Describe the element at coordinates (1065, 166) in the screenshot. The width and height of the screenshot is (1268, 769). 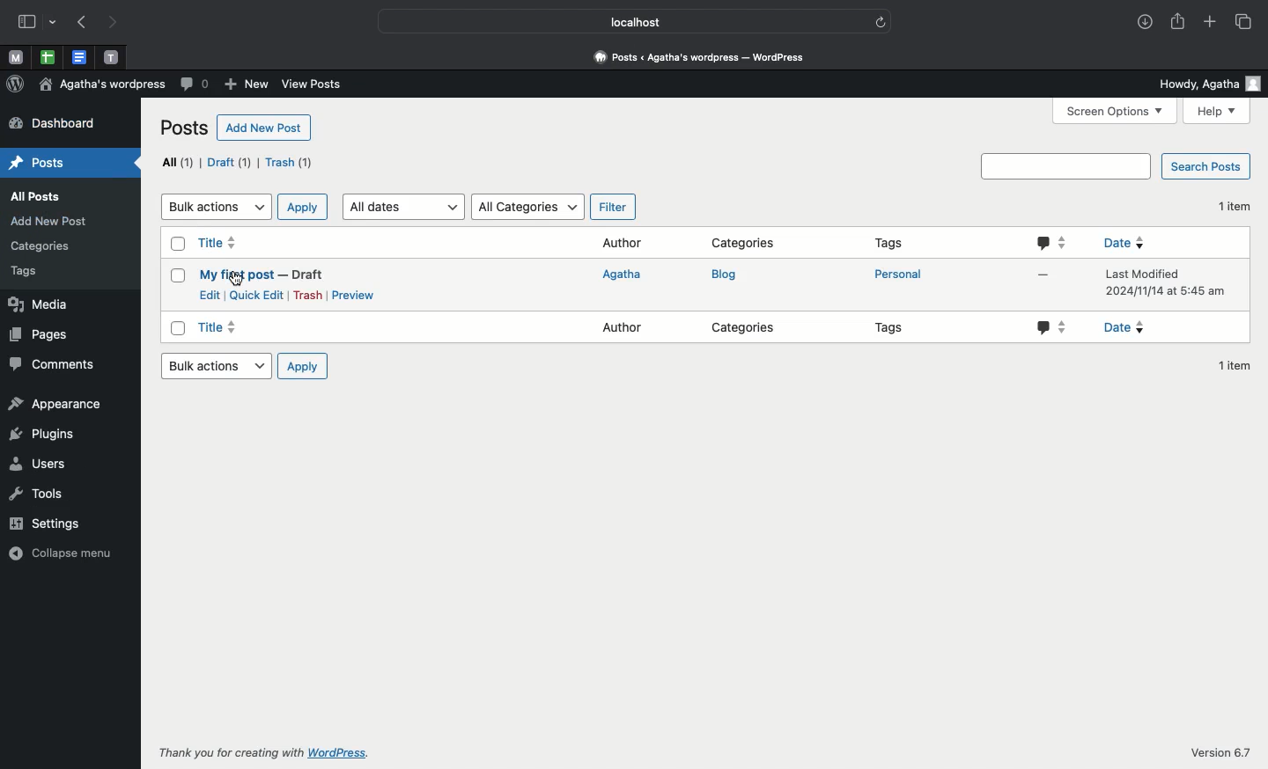
I see `search` at that location.